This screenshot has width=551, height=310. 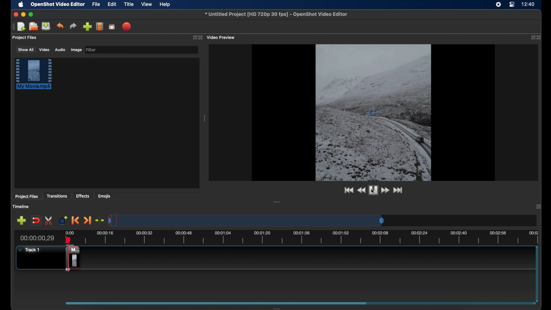 What do you see at coordinates (46, 26) in the screenshot?
I see `save project` at bounding box center [46, 26].